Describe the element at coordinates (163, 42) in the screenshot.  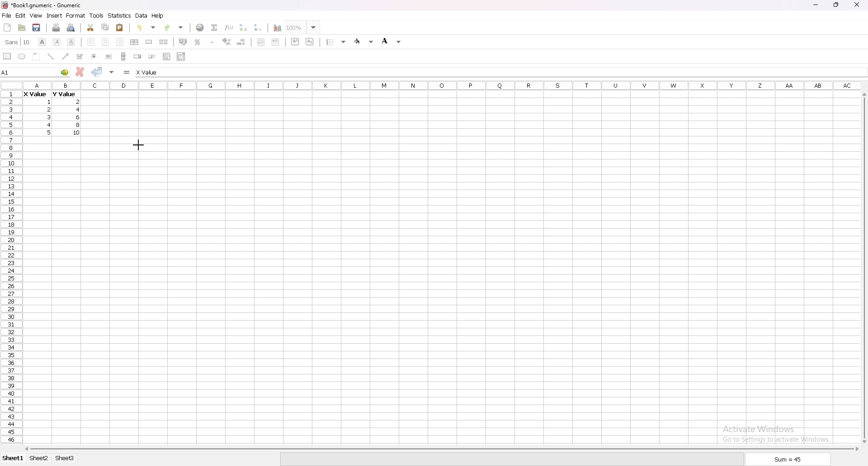
I see `split merged cells` at that location.